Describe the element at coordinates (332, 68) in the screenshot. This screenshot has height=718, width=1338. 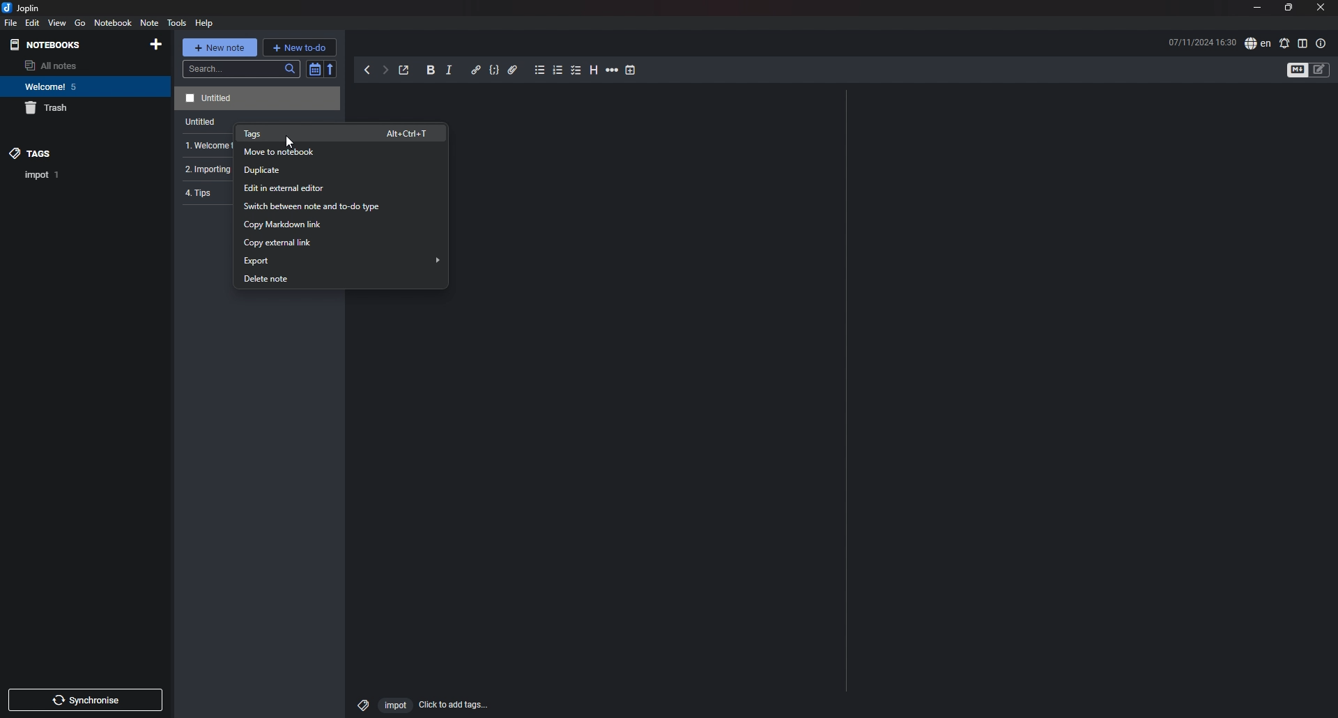
I see `reverse sort order` at that location.